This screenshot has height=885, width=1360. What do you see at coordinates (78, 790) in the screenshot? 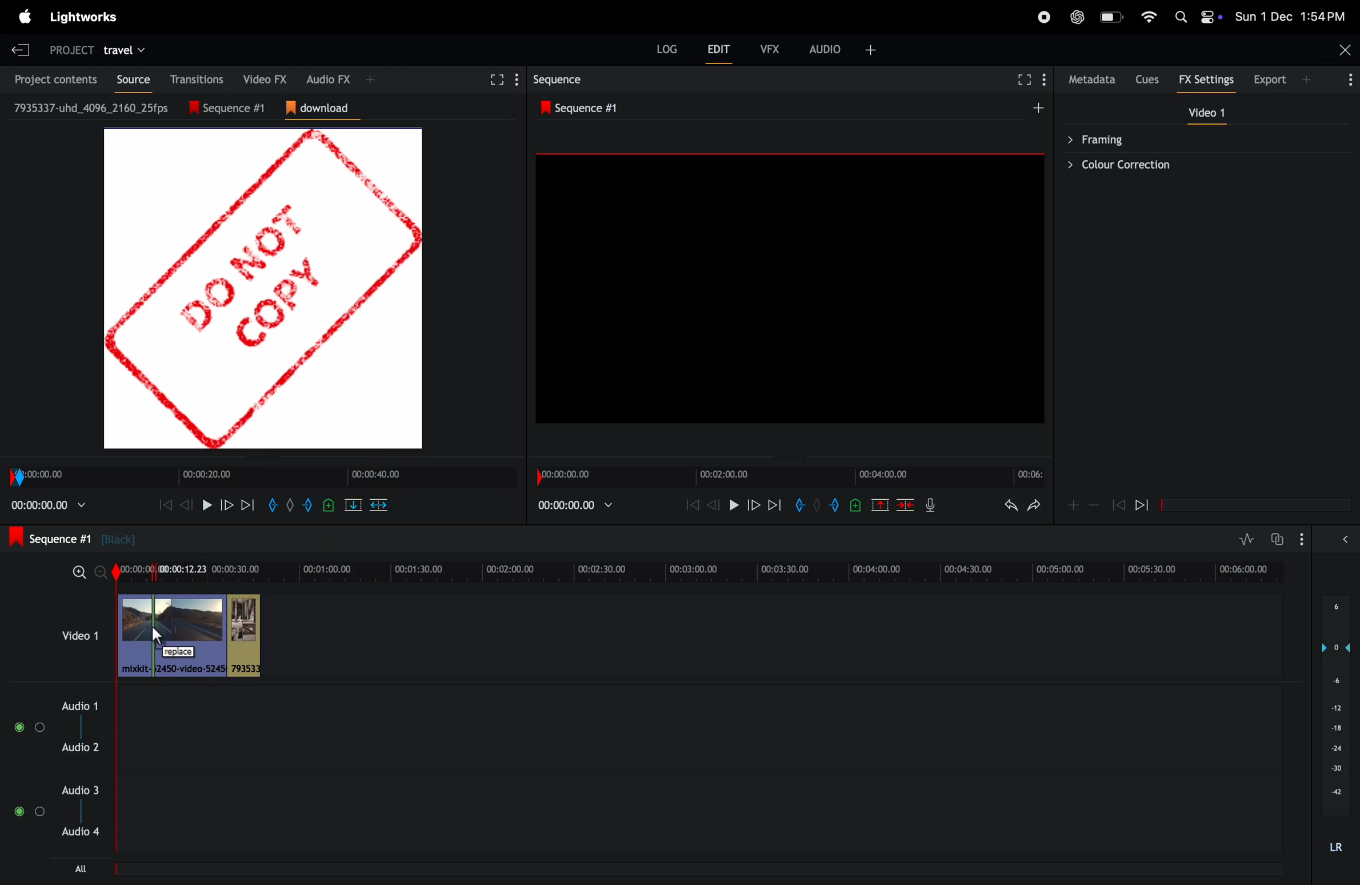
I see `audio 3` at bounding box center [78, 790].